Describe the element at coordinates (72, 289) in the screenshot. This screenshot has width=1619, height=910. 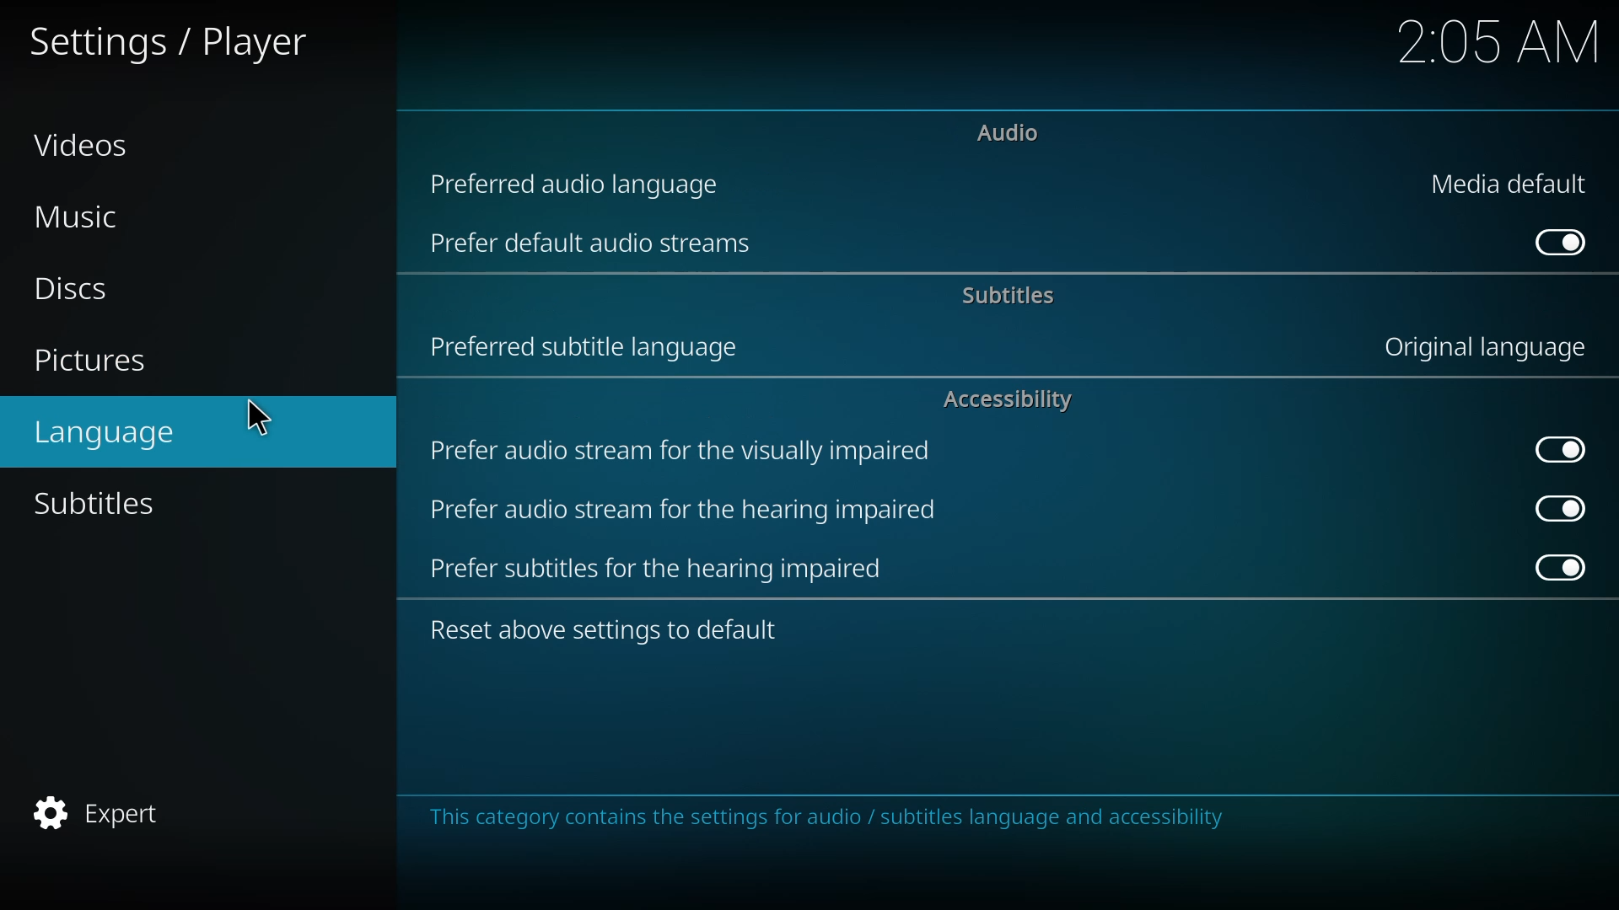
I see `discs` at that location.